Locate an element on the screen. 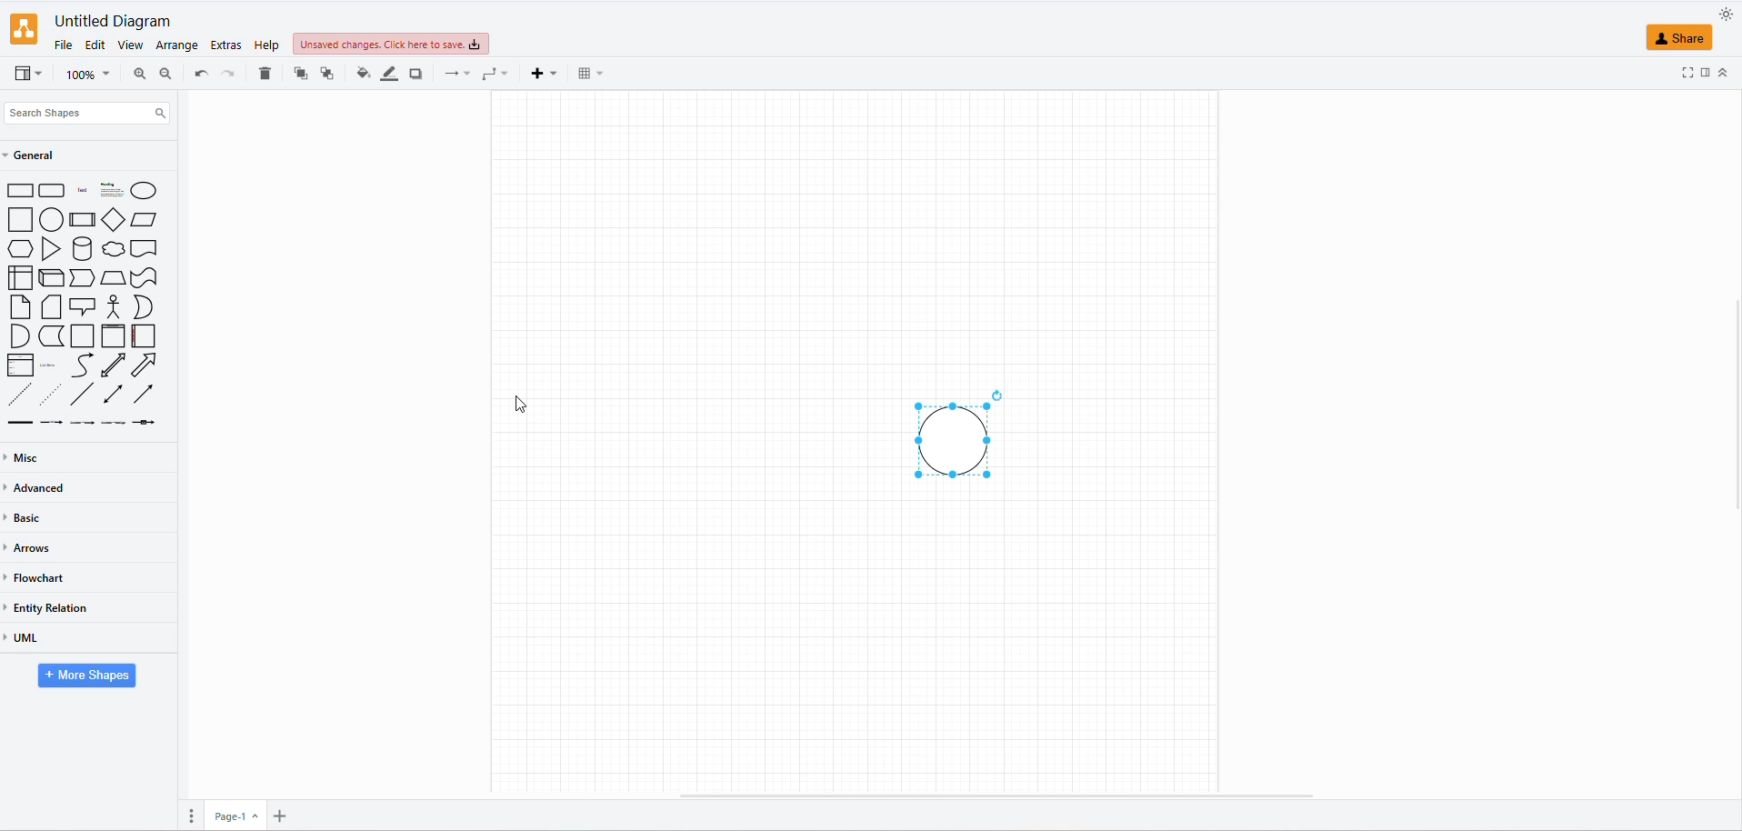 This screenshot has width=1742, height=831. VIEW is located at coordinates (125, 46).